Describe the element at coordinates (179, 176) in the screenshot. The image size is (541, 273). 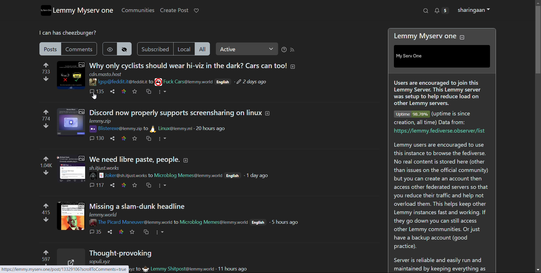
I see `ll + BJoker@shitjustworks to Microblog Memes@lemmy.world English - 1 day ago` at that location.